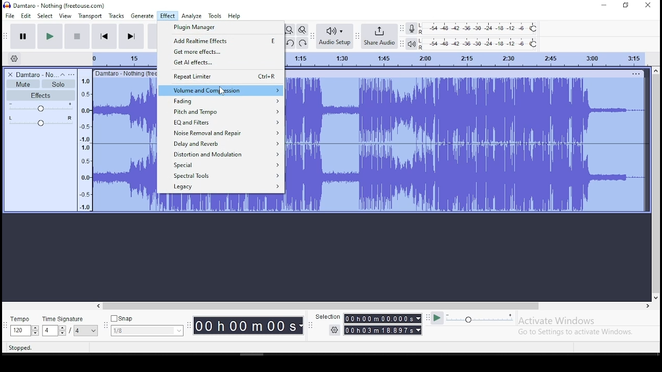 The height and width of the screenshot is (372, 662). What do you see at coordinates (374, 306) in the screenshot?
I see `scroll bar` at bounding box center [374, 306].